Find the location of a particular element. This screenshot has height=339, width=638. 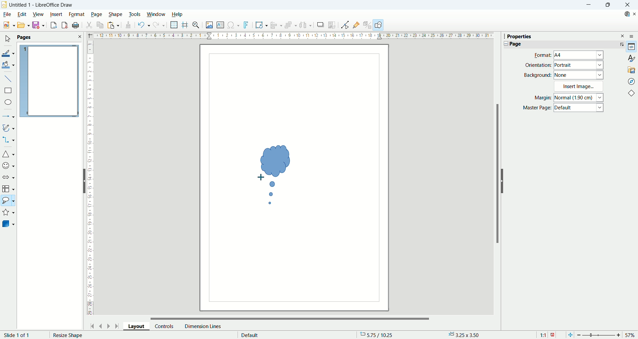

next page is located at coordinates (107, 325).